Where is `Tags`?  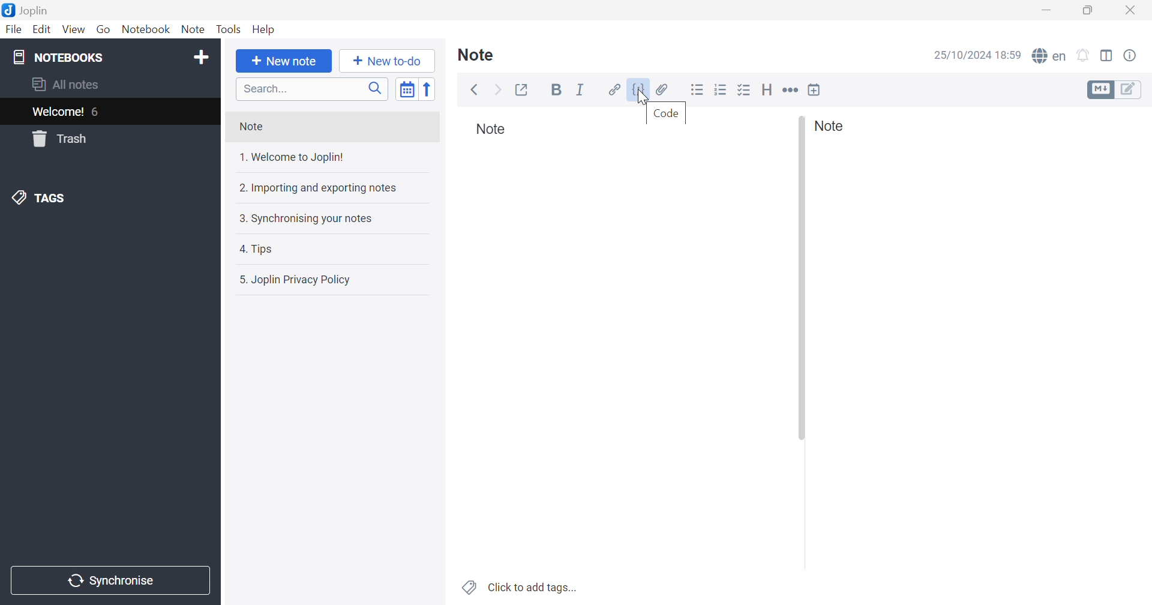 Tags is located at coordinates (468, 588).